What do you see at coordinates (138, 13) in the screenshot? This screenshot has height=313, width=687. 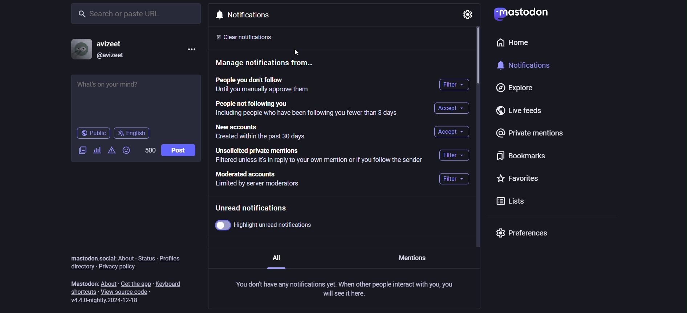 I see `search` at bounding box center [138, 13].